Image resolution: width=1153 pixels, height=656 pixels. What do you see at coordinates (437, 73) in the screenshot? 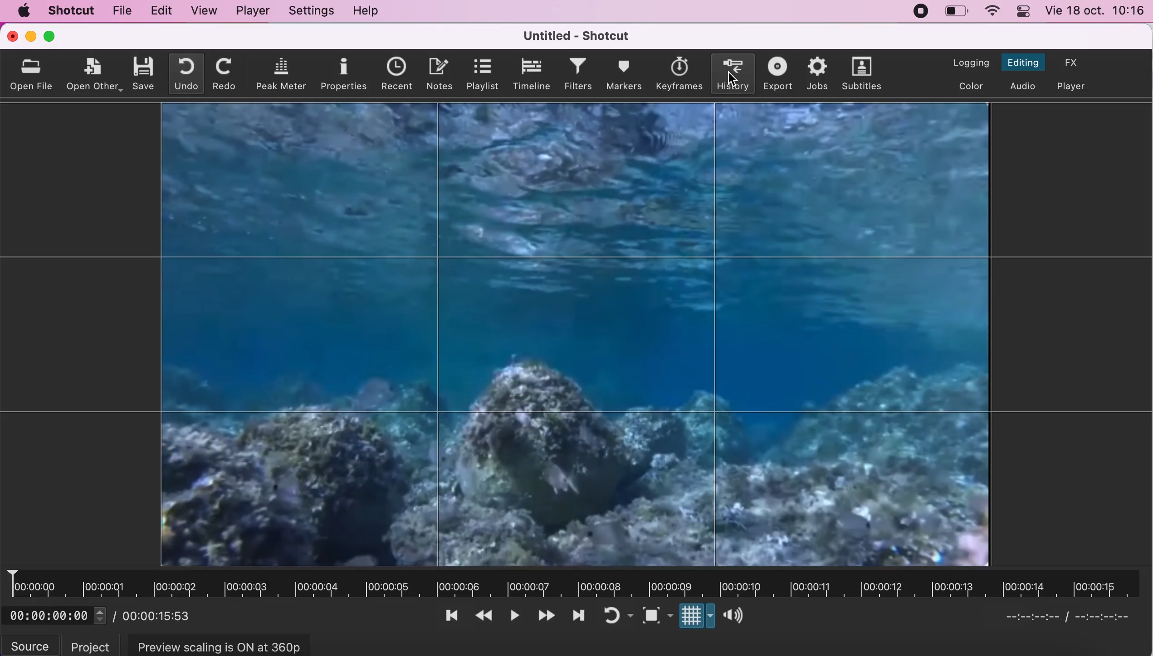
I see `notes` at bounding box center [437, 73].